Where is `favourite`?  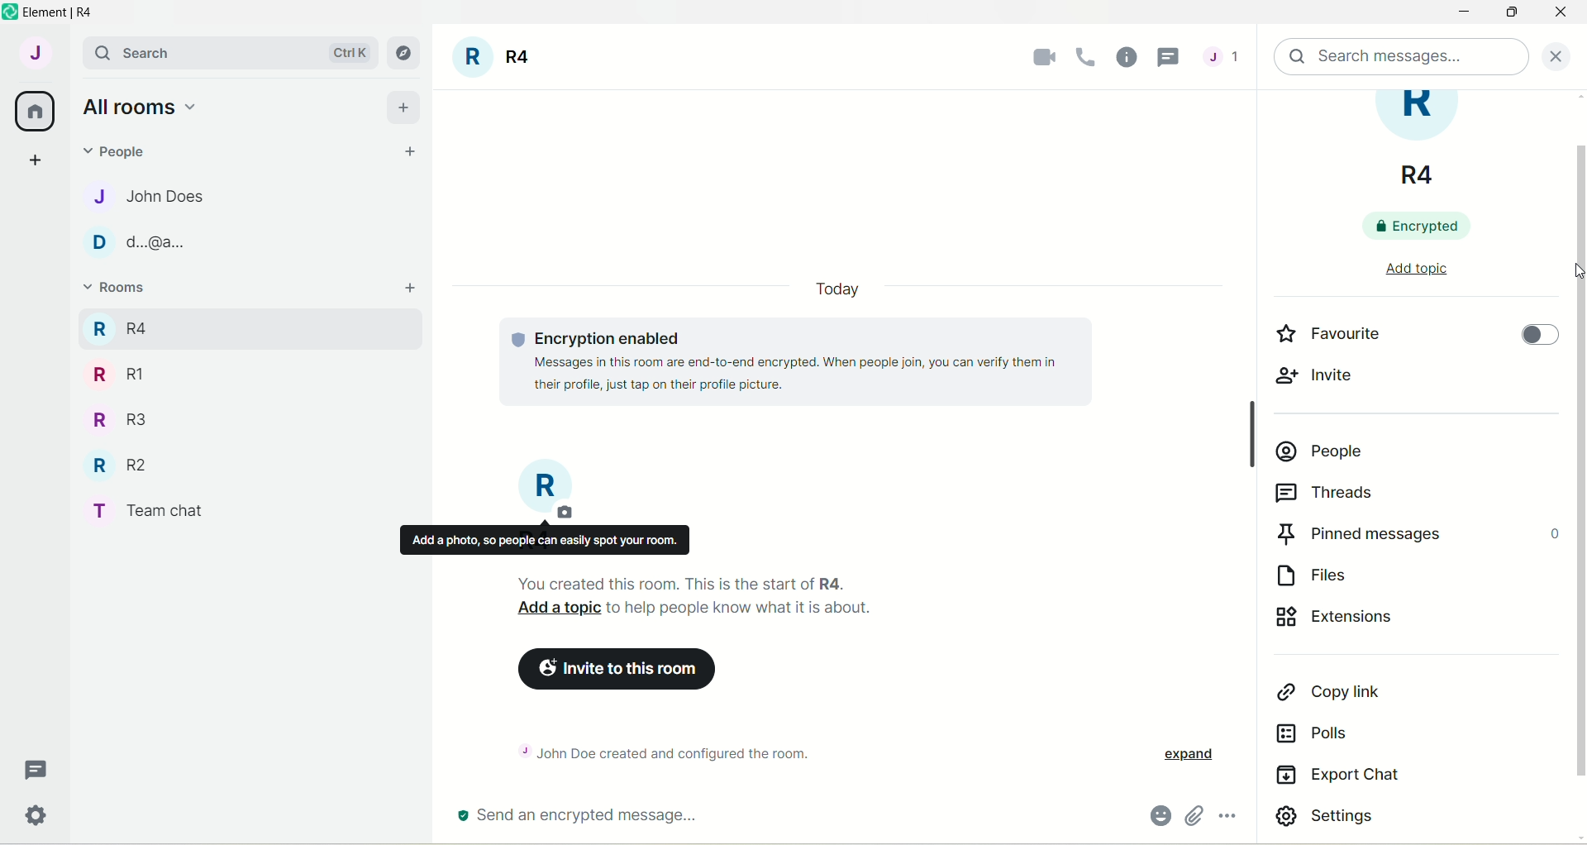 favourite is located at coordinates (1326, 332).